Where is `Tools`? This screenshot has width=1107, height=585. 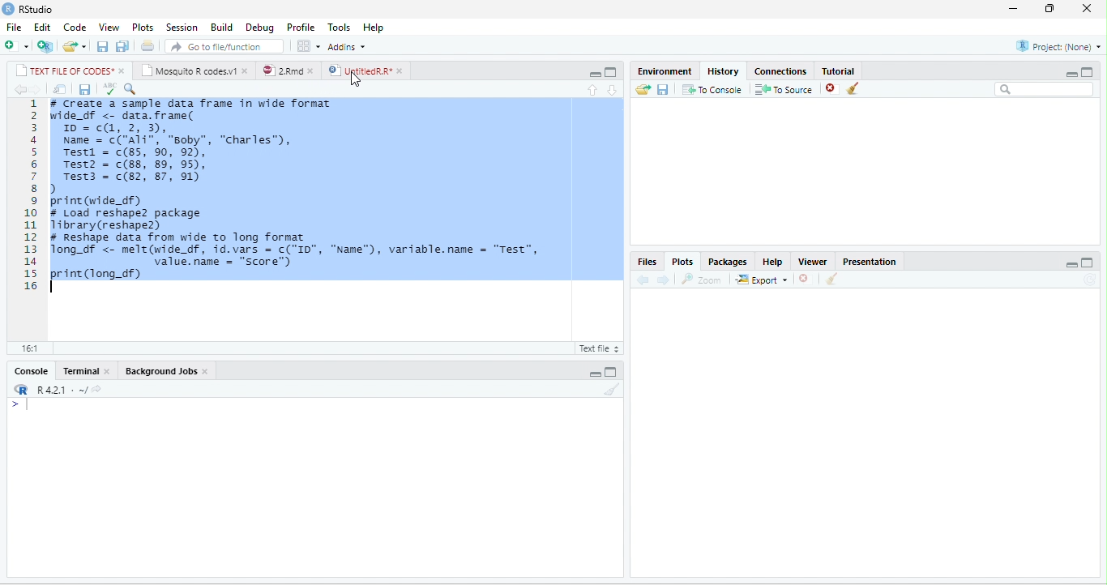 Tools is located at coordinates (340, 28).